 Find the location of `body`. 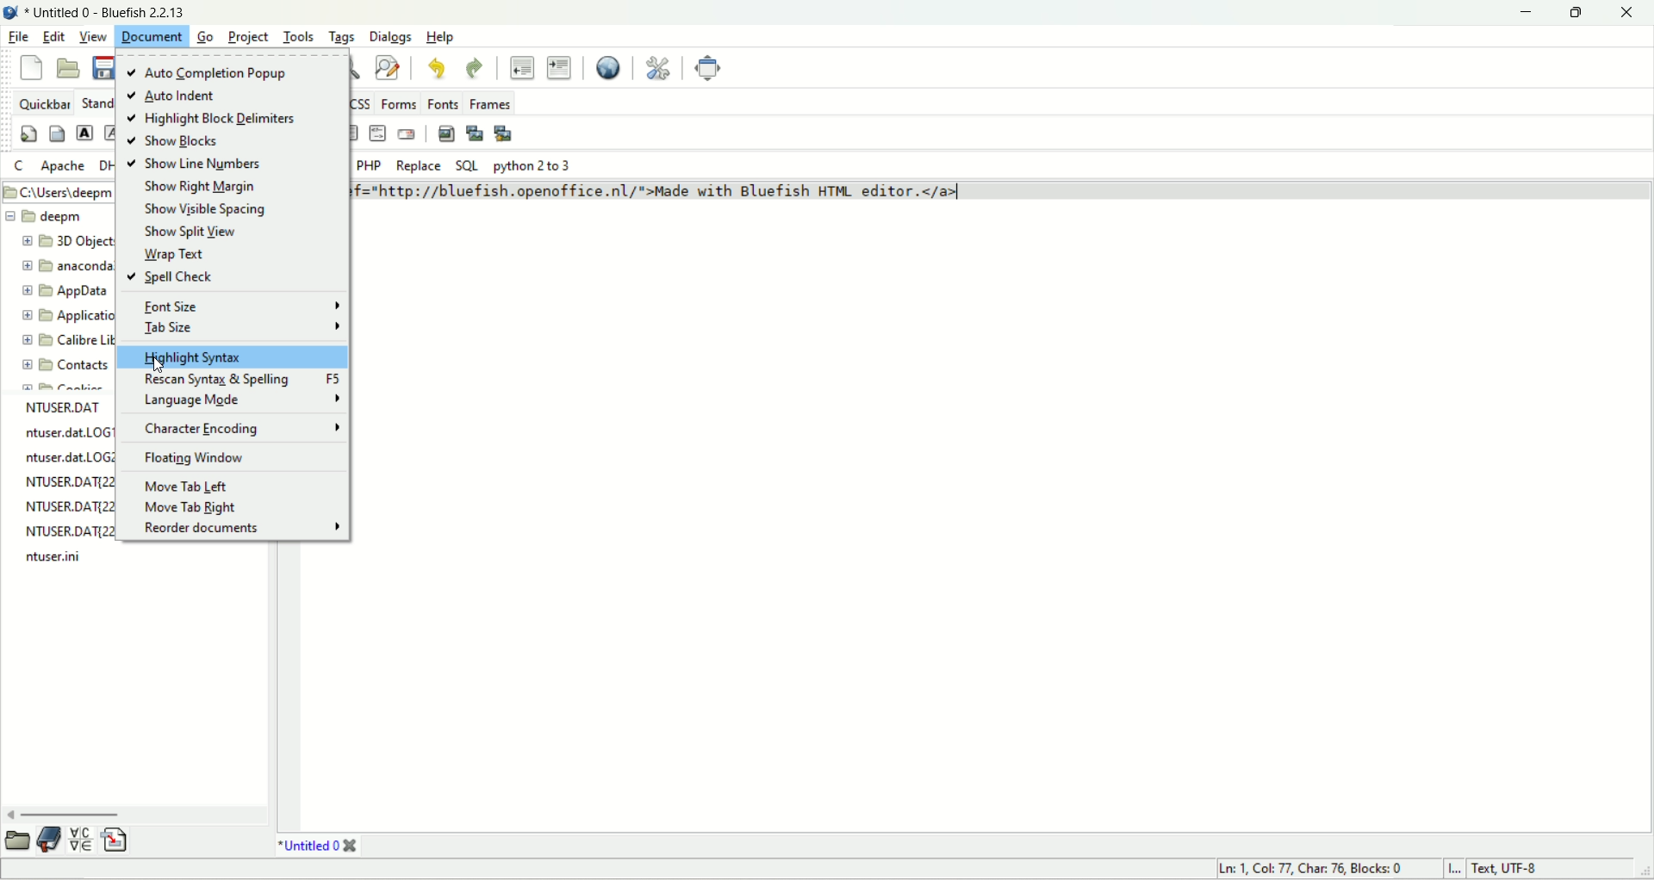

body is located at coordinates (57, 136).